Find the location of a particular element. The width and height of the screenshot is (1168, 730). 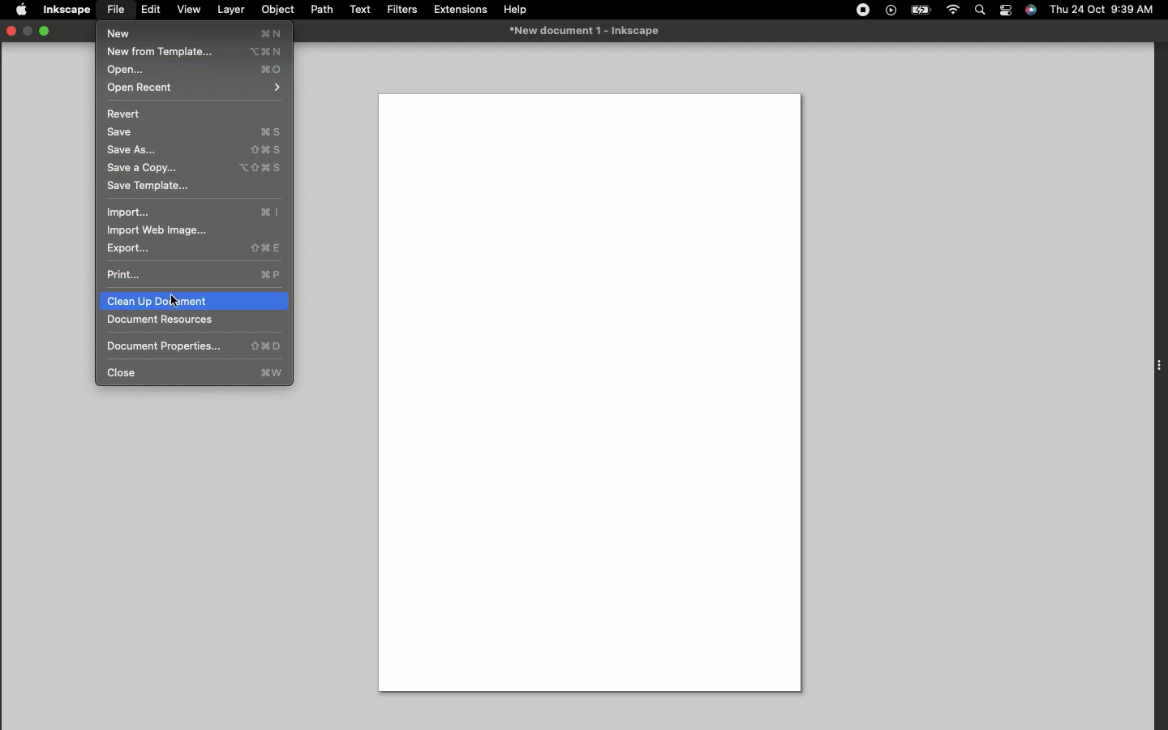

Close is located at coordinates (195, 371).